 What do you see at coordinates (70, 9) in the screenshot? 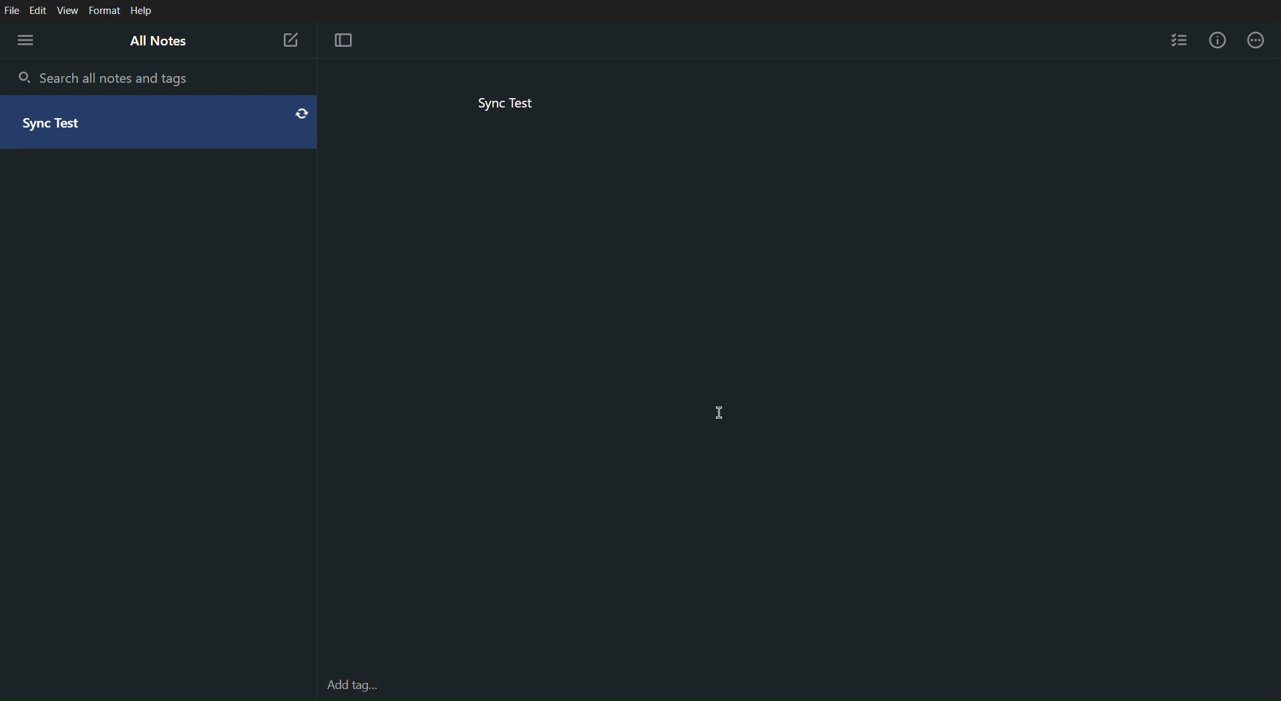
I see `View` at bounding box center [70, 9].